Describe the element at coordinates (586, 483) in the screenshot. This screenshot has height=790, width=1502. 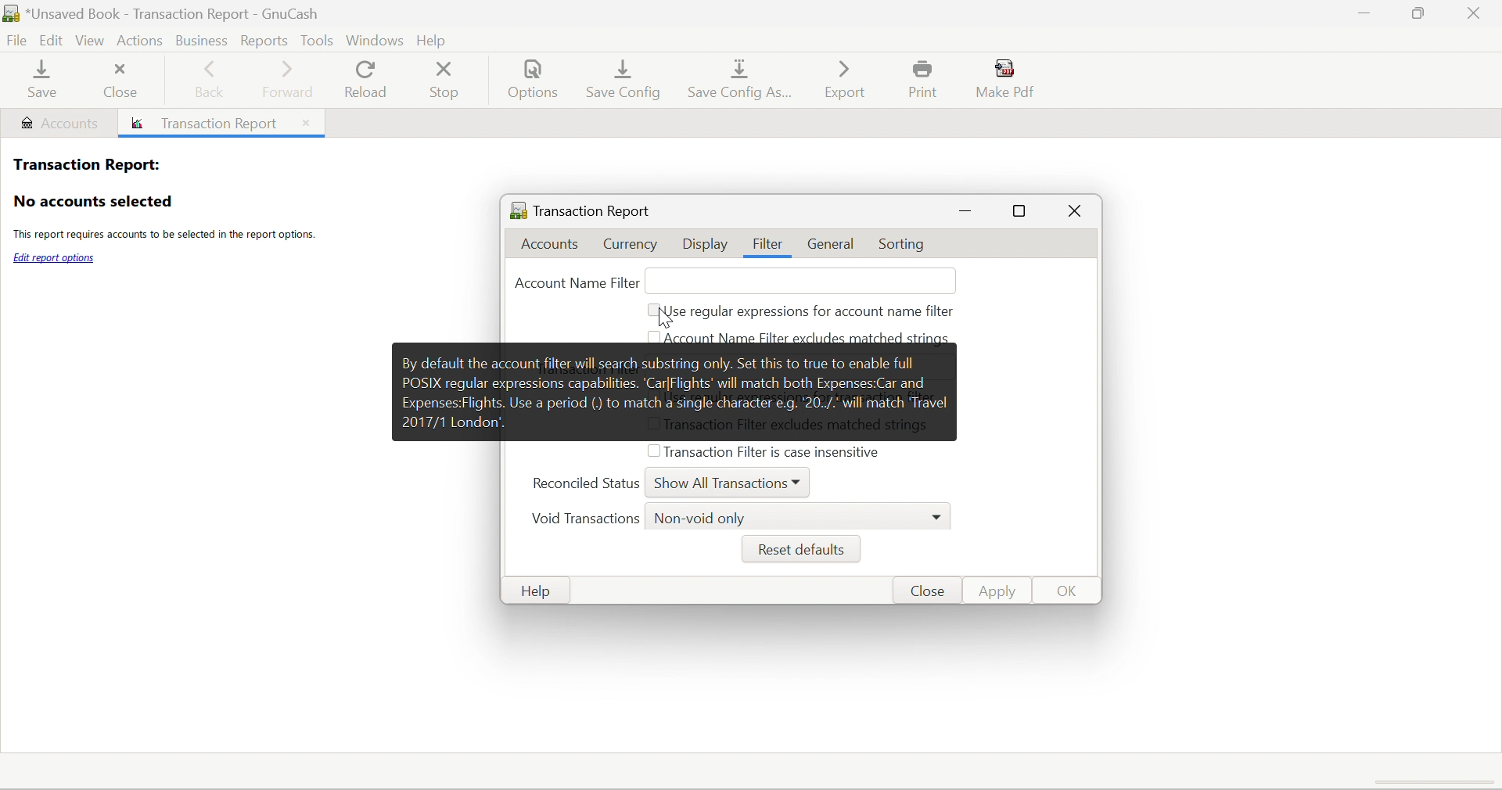
I see `Reconciled Status` at that location.